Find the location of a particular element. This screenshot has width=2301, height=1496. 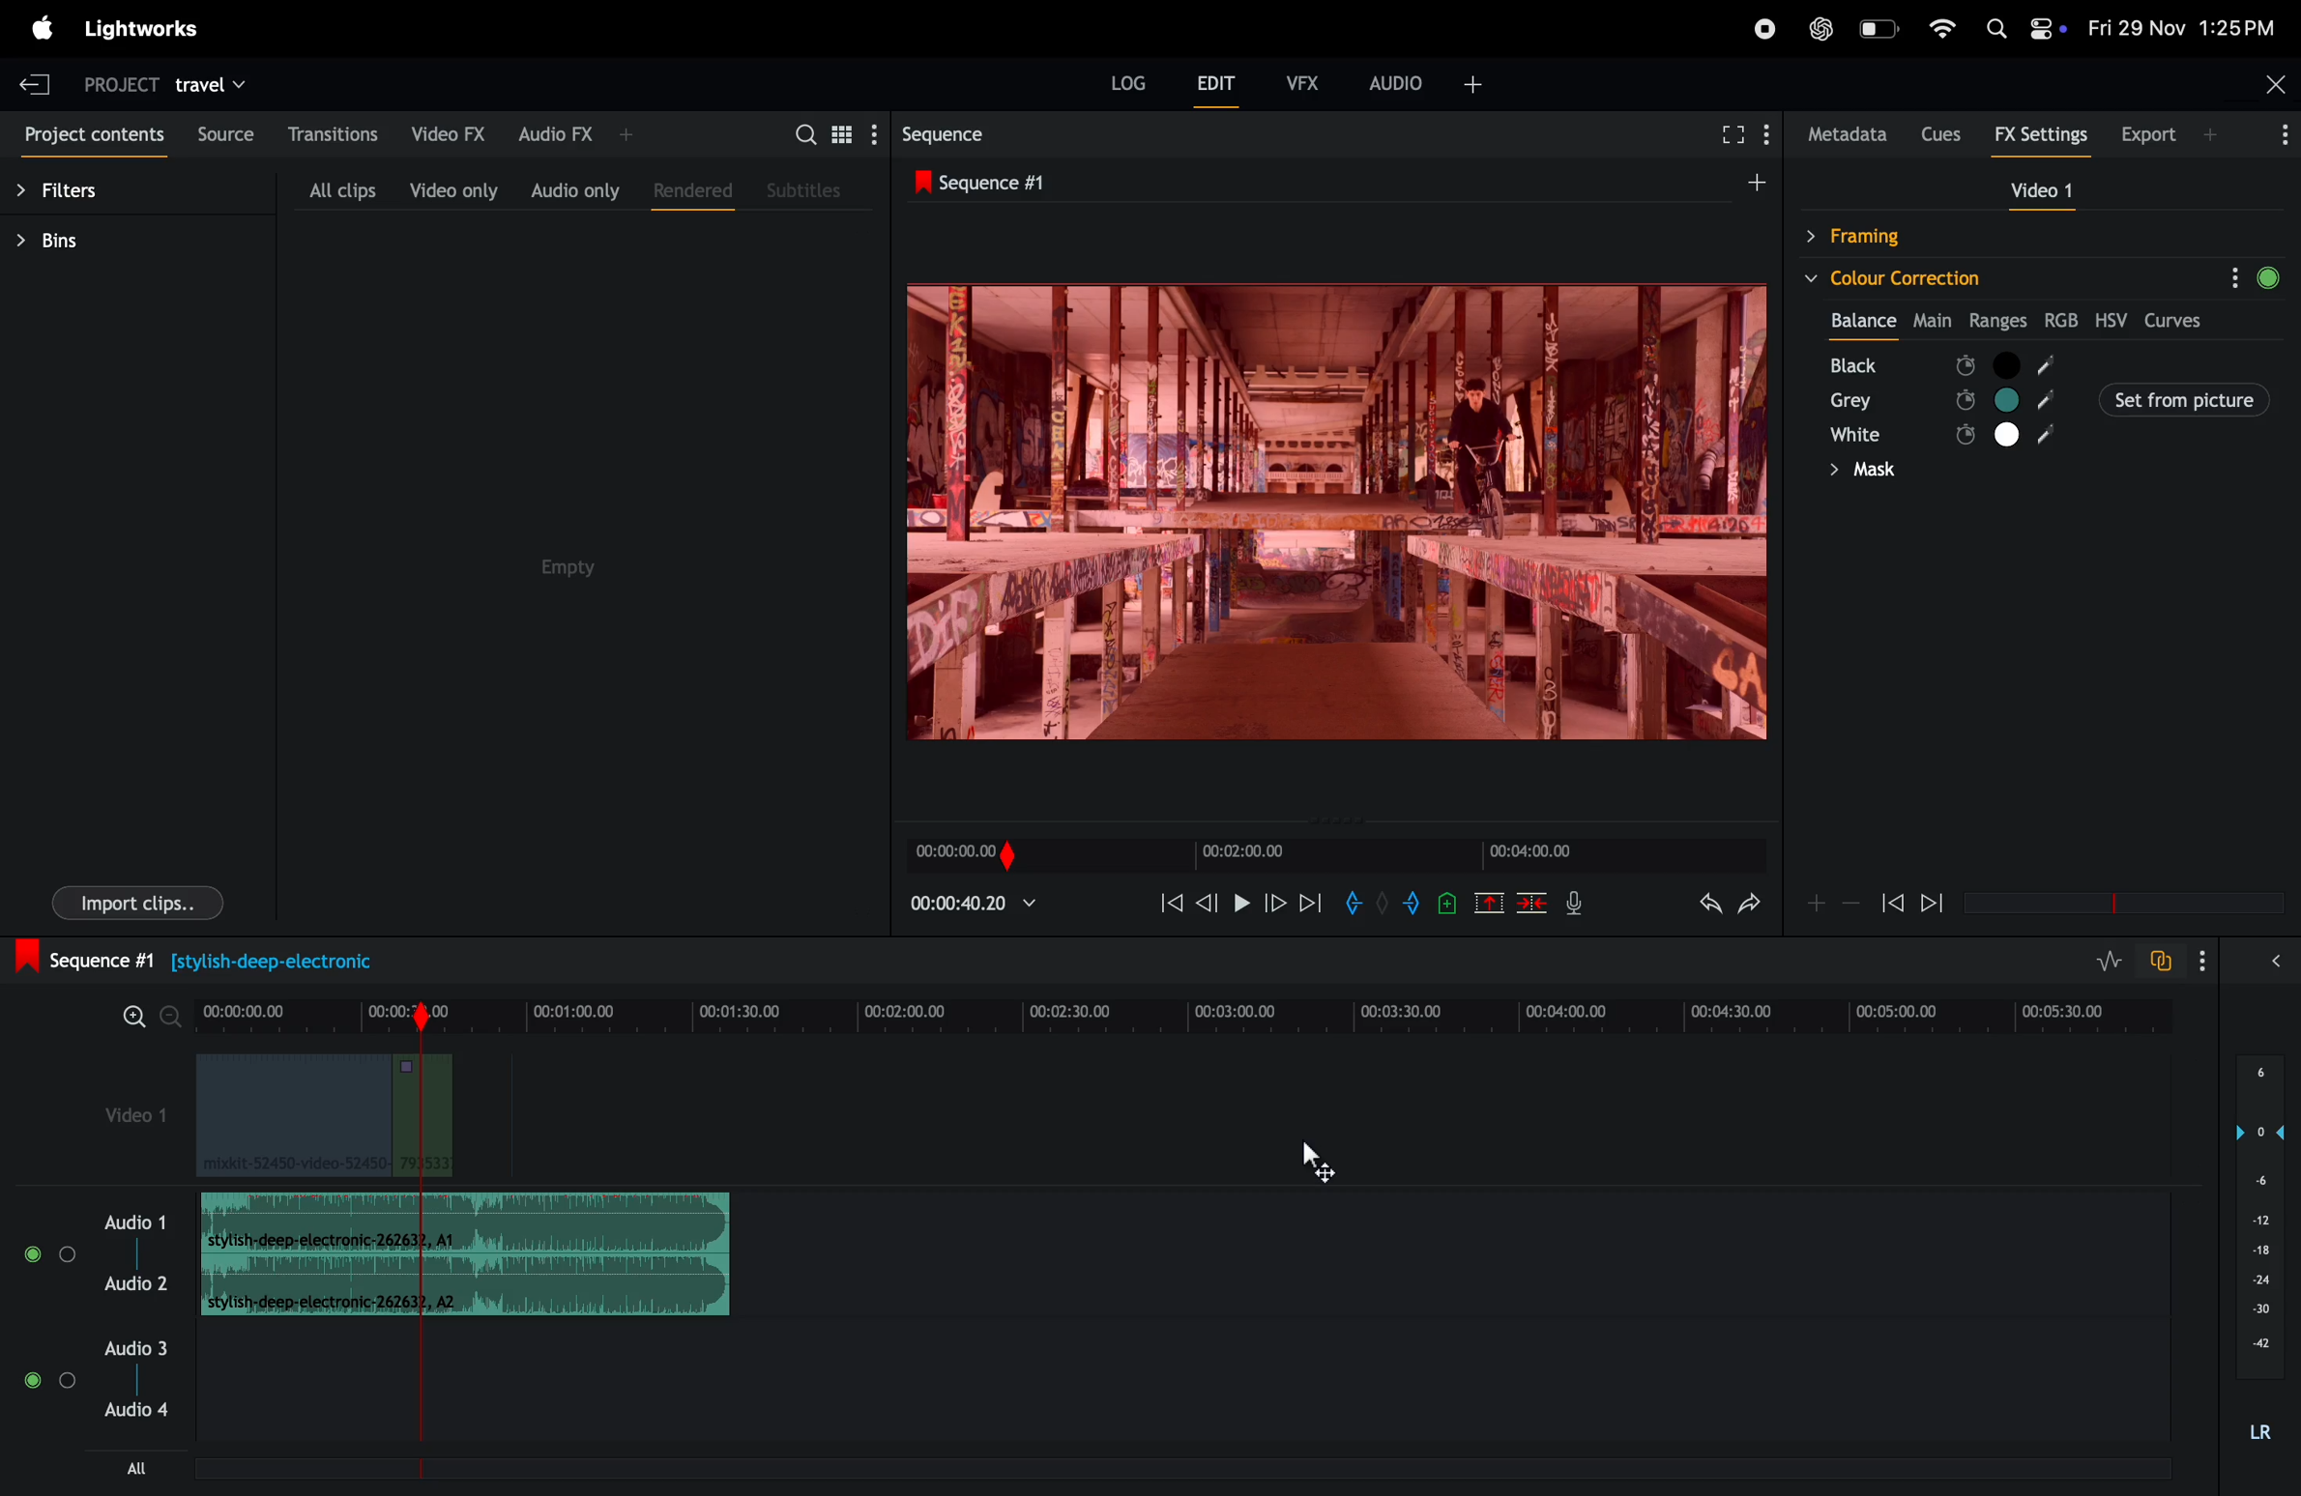

search bar is located at coordinates (799, 134).